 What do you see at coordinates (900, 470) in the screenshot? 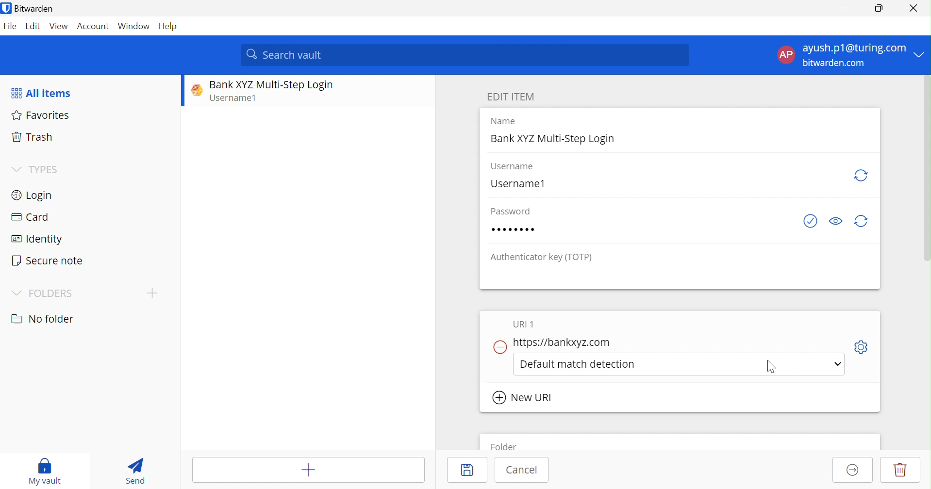
I see `Delete` at bounding box center [900, 470].